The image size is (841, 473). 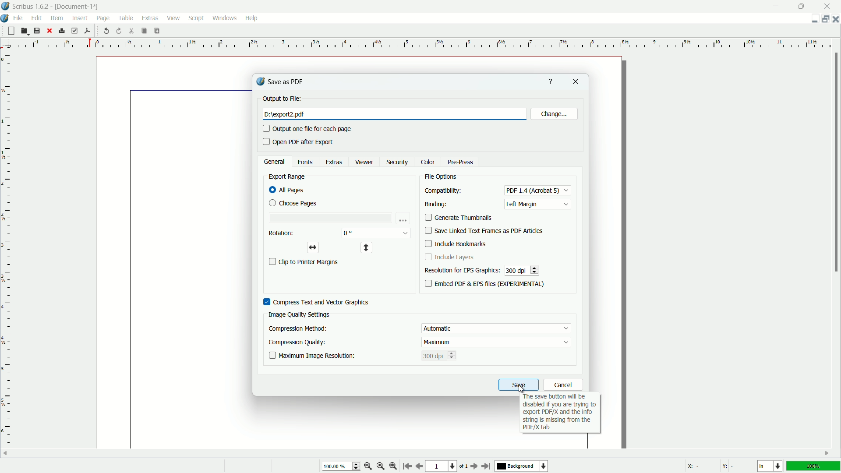 I want to click on copy, so click(x=144, y=31).